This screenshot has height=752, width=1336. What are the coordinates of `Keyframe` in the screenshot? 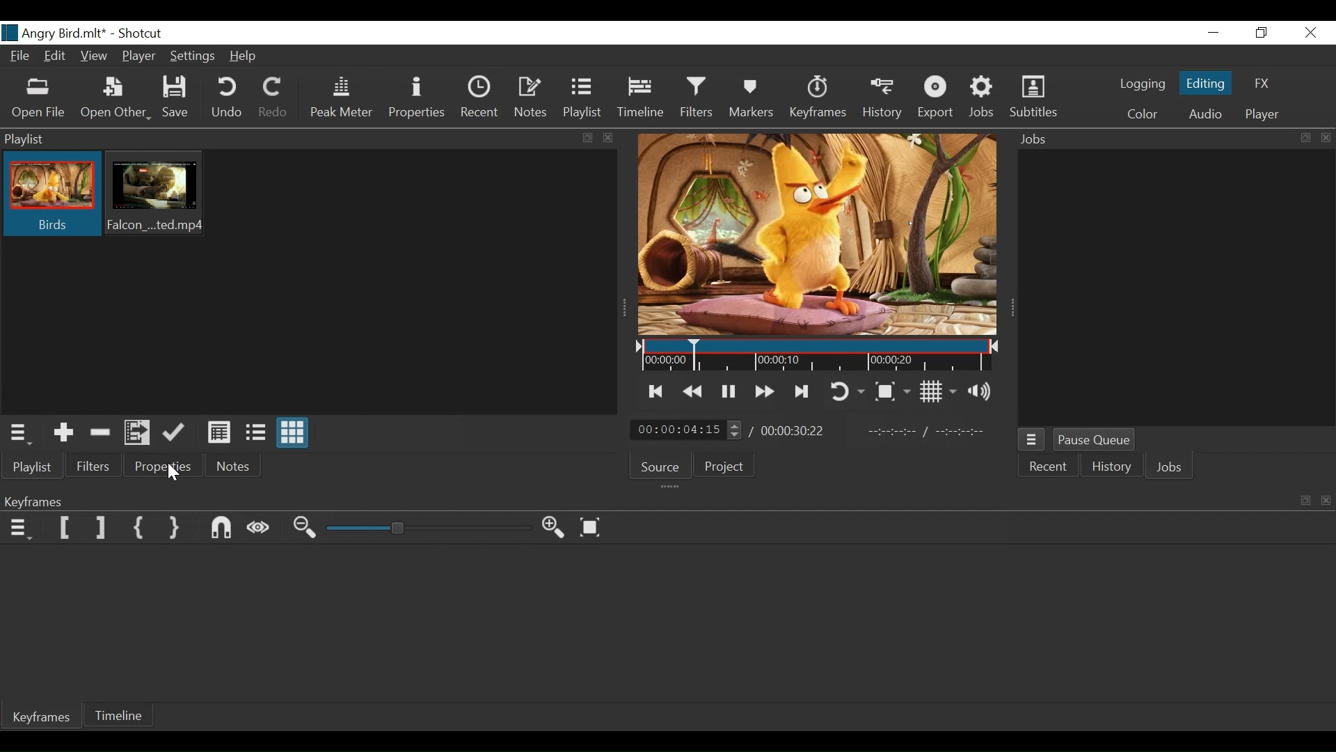 It's located at (819, 100).